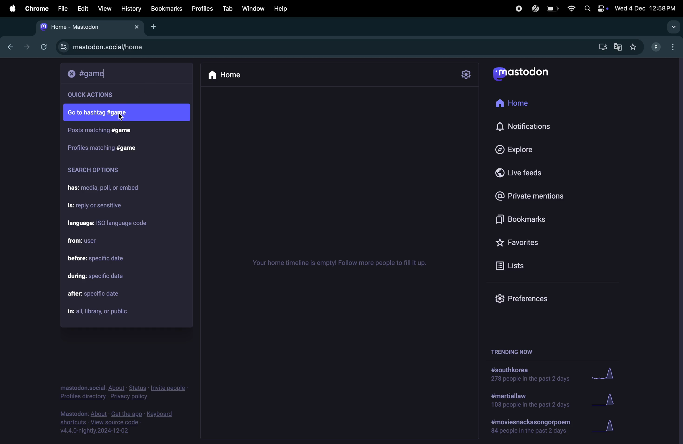  I want to click on date and time, so click(646, 9).